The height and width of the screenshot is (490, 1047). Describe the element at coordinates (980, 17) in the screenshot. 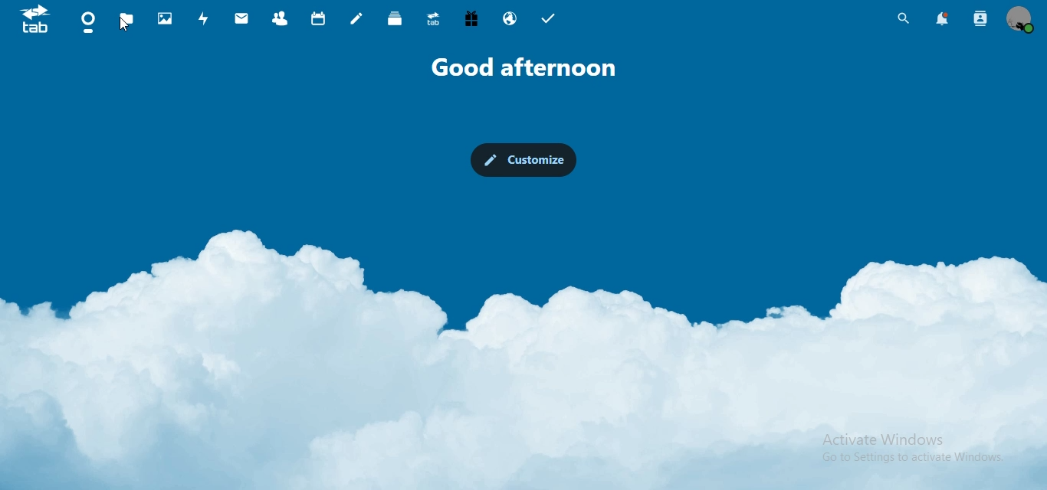

I see `search contacts` at that location.